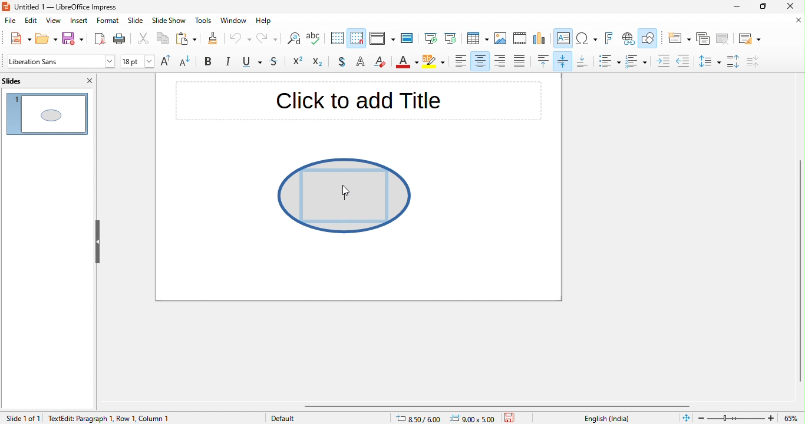  What do you see at coordinates (98, 39) in the screenshot?
I see `export directly as pdf` at bounding box center [98, 39].